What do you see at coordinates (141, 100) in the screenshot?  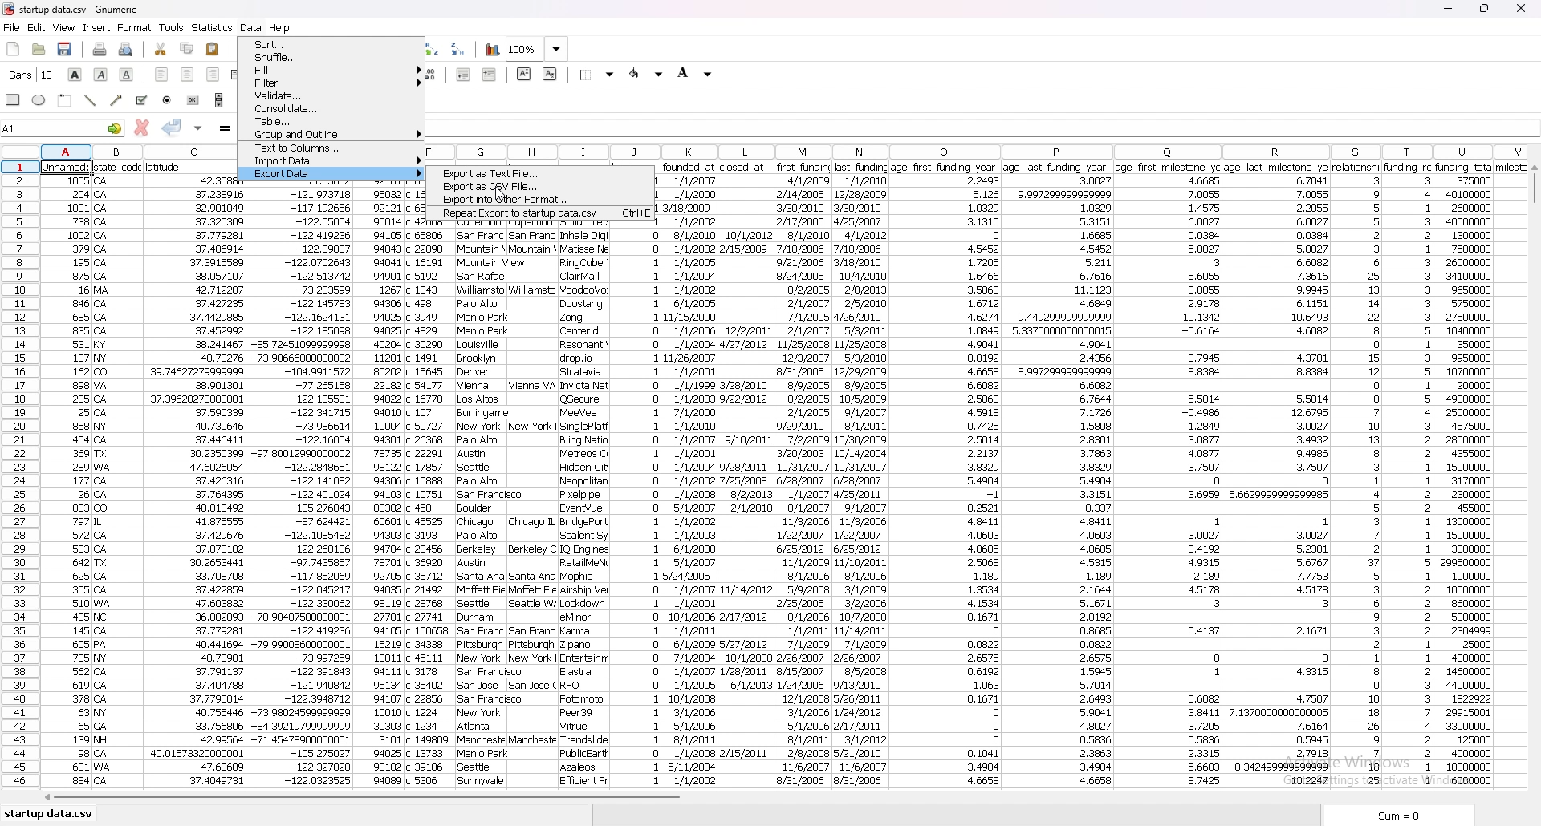 I see `tickbox` at bounding box center [141, 100].